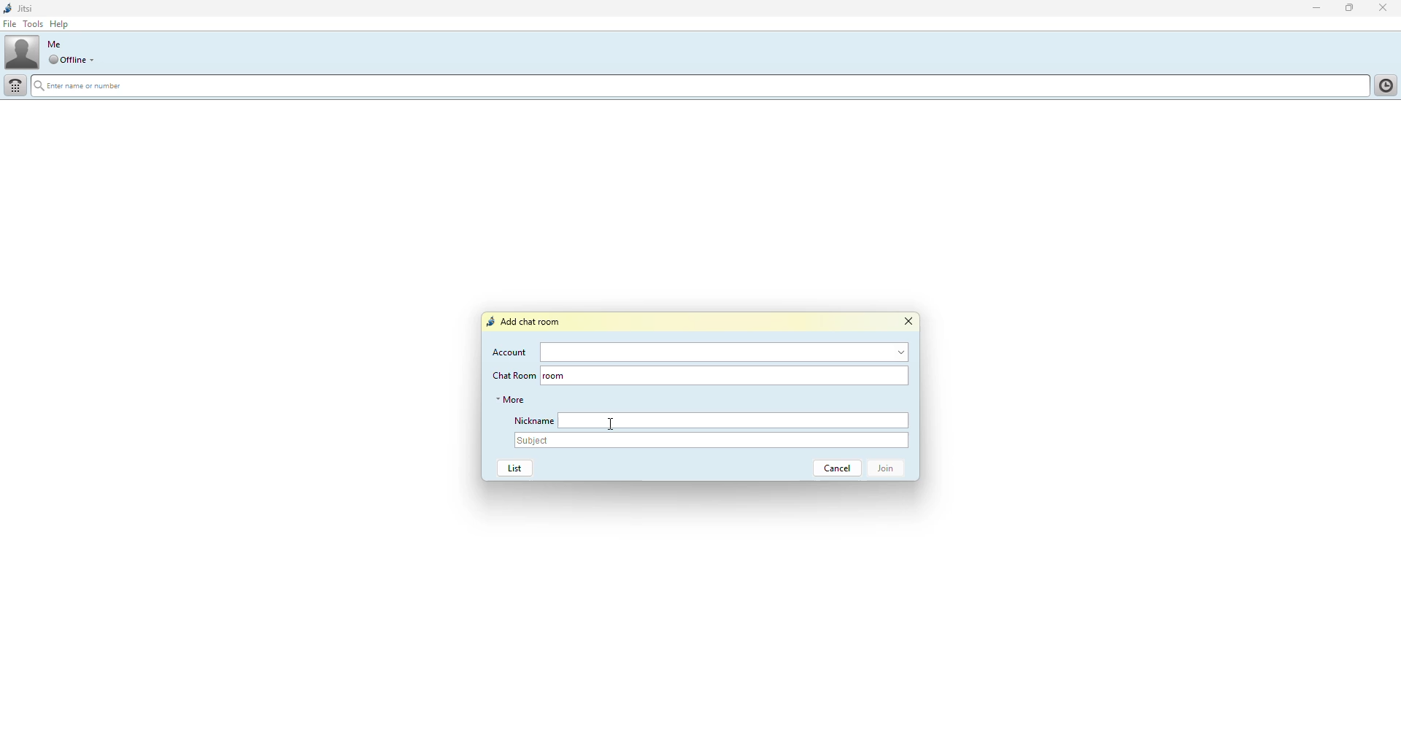 This screenshot has width=1401, height=753. What do you see at coordinates (1386, 7) in the screenshot?
I see `close` at bounding box center [1386, 7].